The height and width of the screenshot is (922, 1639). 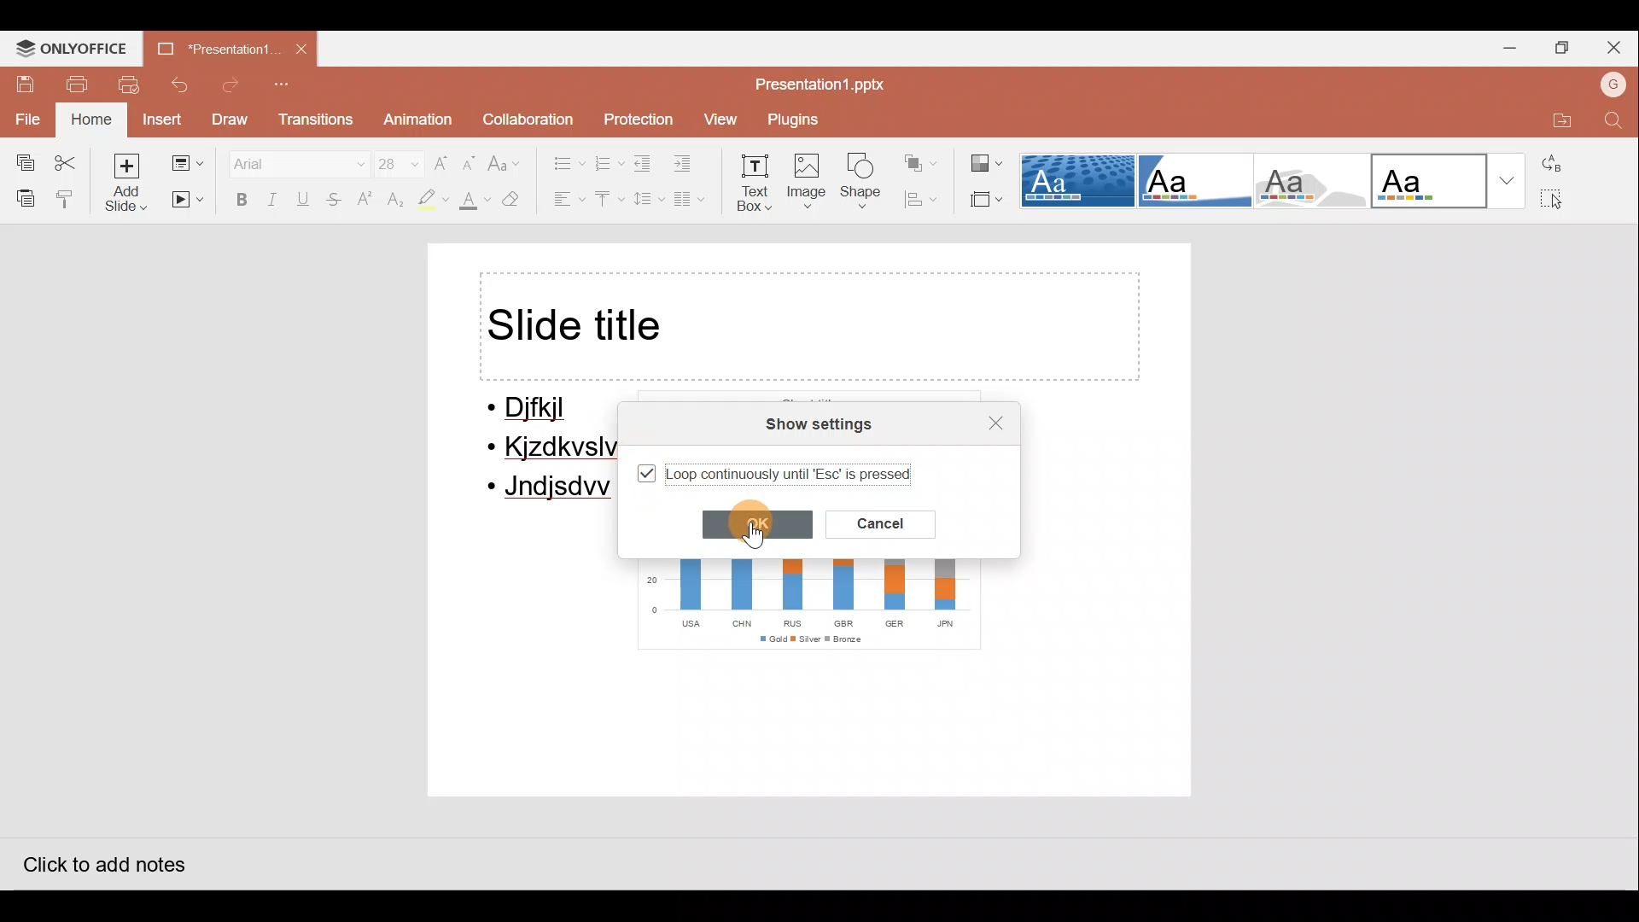 I want to click on Line spacing, so click(x=645, y=199).